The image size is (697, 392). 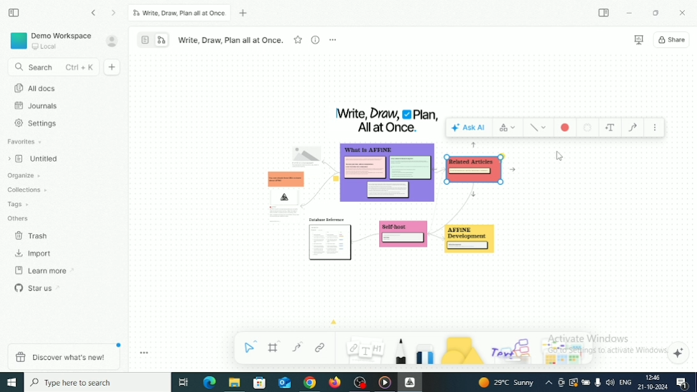 I want to click on Toggle Zoom Tool Bar, so click(x=145, y=353).